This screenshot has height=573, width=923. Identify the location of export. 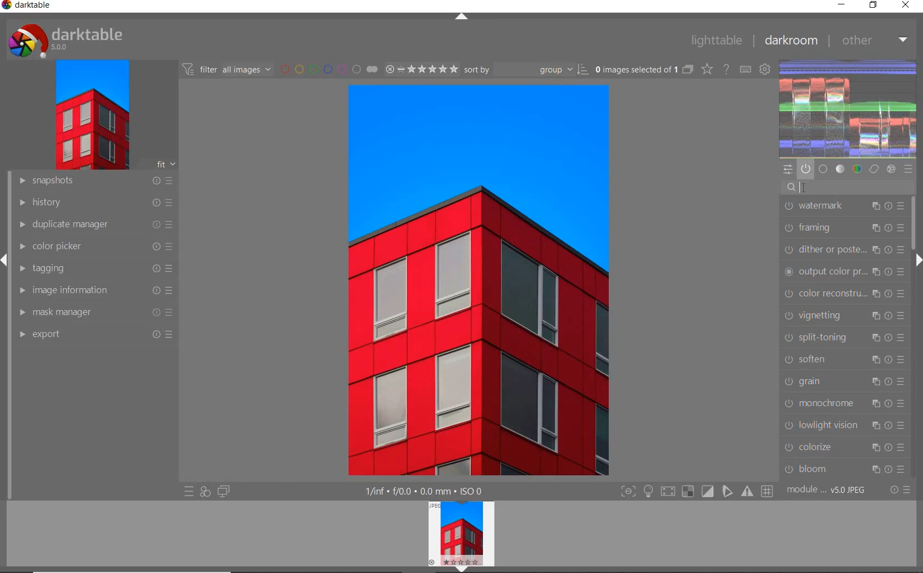
(96, 335).